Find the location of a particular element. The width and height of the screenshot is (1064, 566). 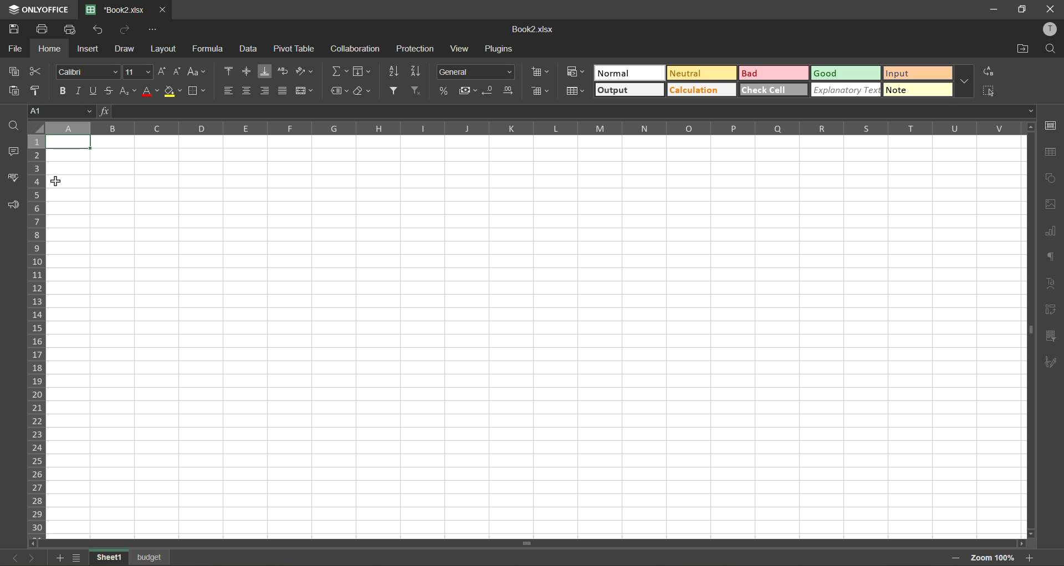

sort descending is located at coordinates (418, 70).